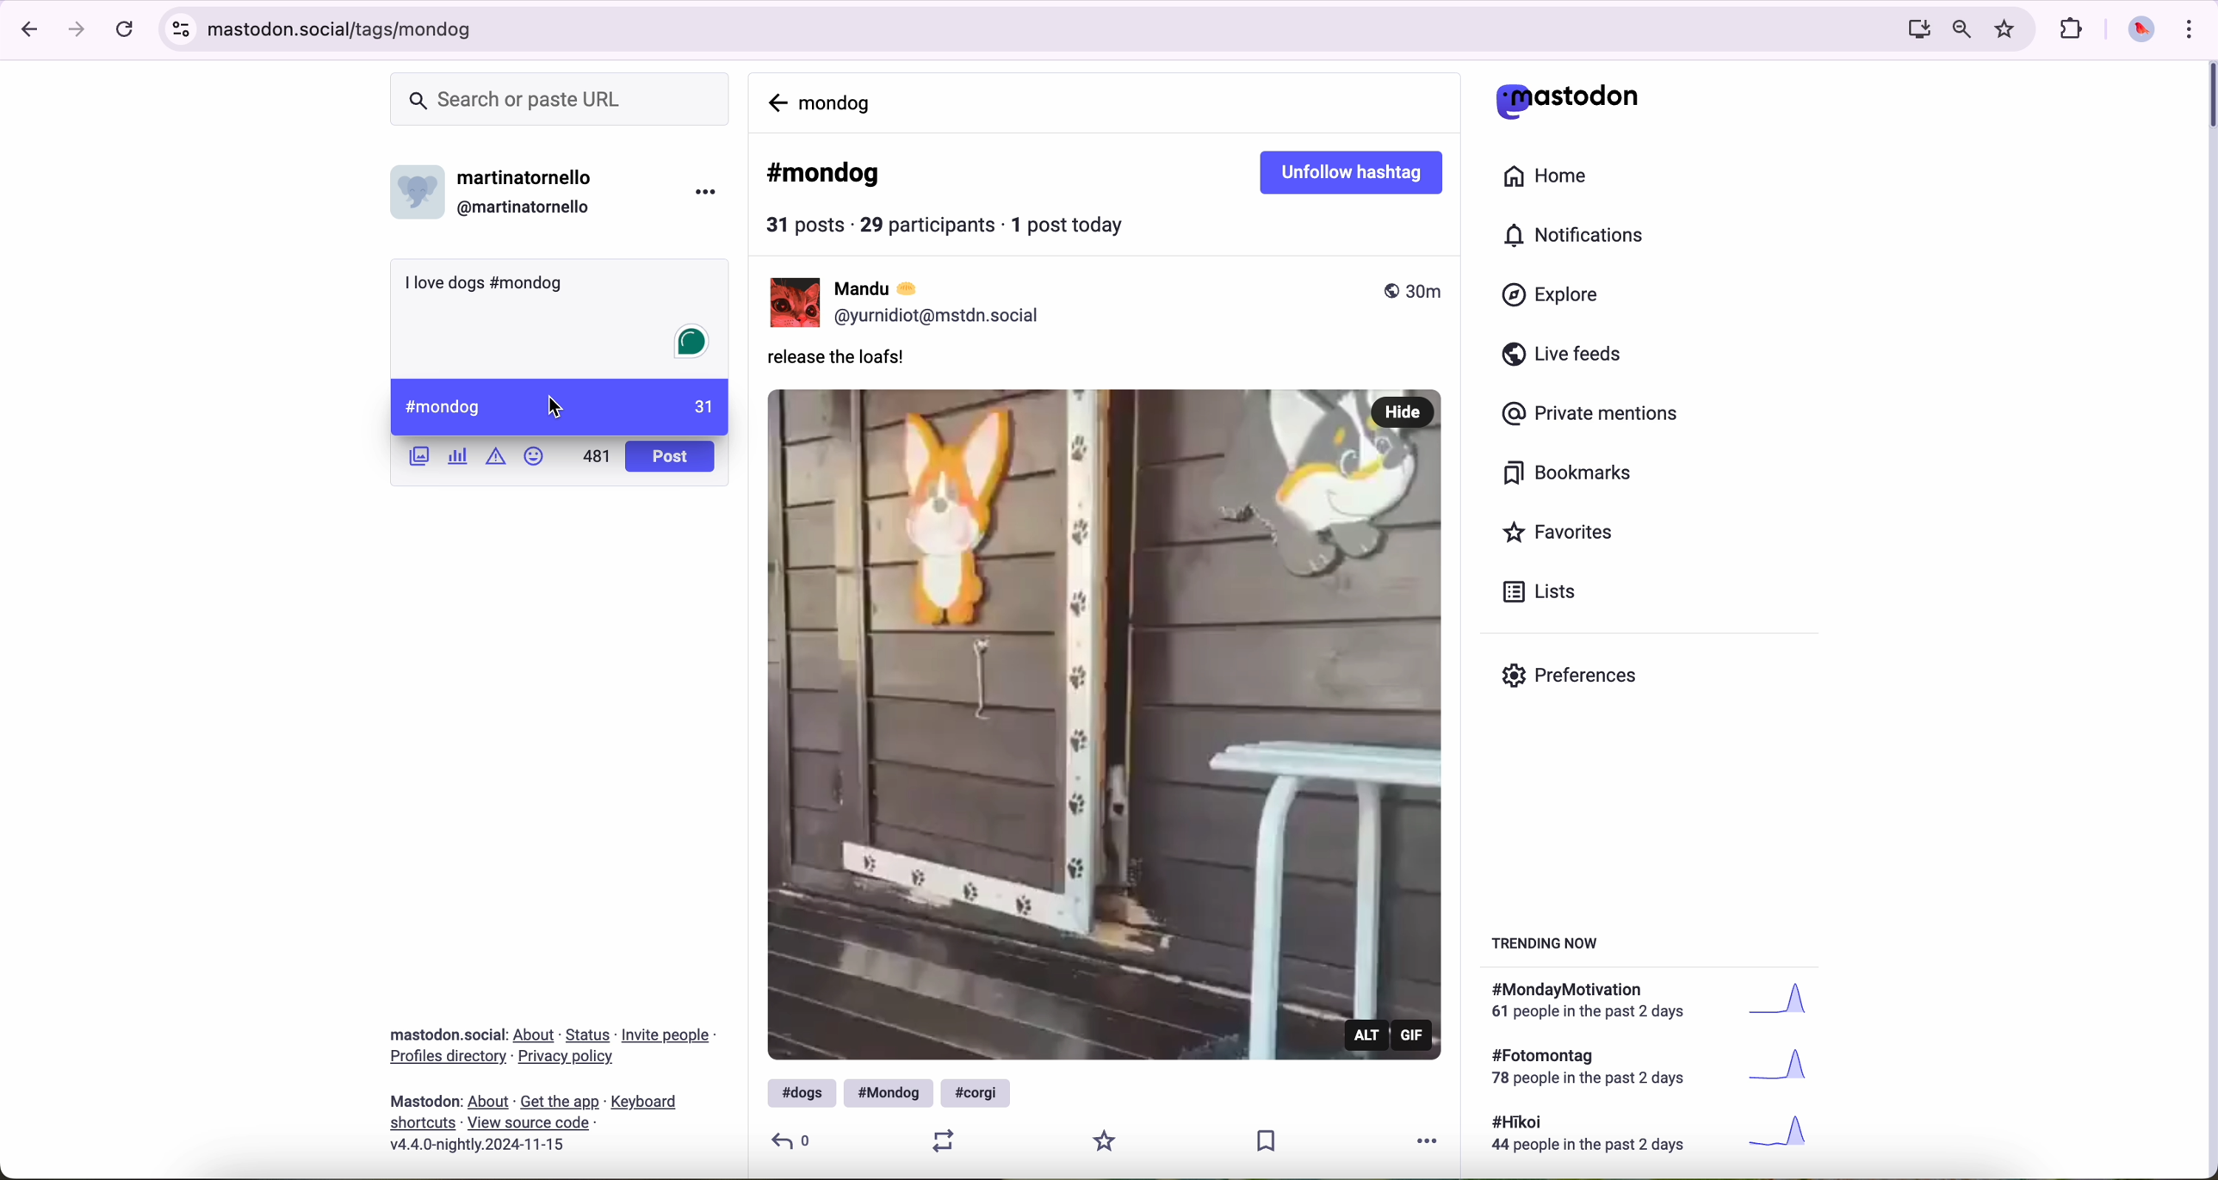 The image size is (2218, 1180). I want to click on alt, so click(1369, 1034).